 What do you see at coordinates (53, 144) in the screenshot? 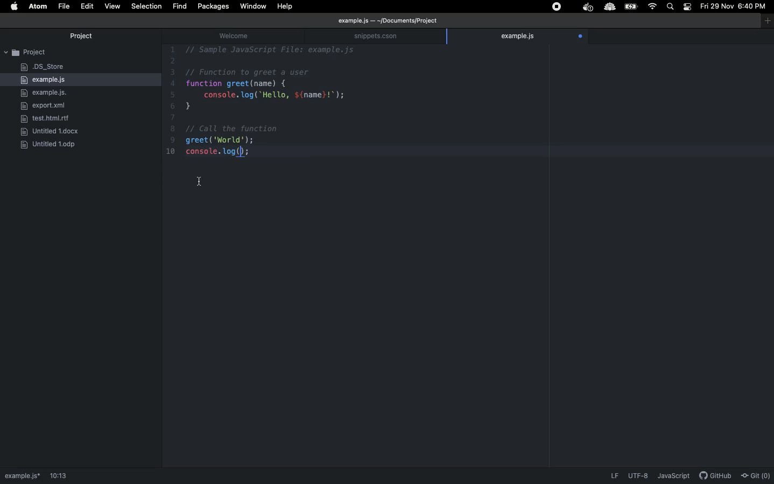
I see `ODP` at bounding box center [53, 144].